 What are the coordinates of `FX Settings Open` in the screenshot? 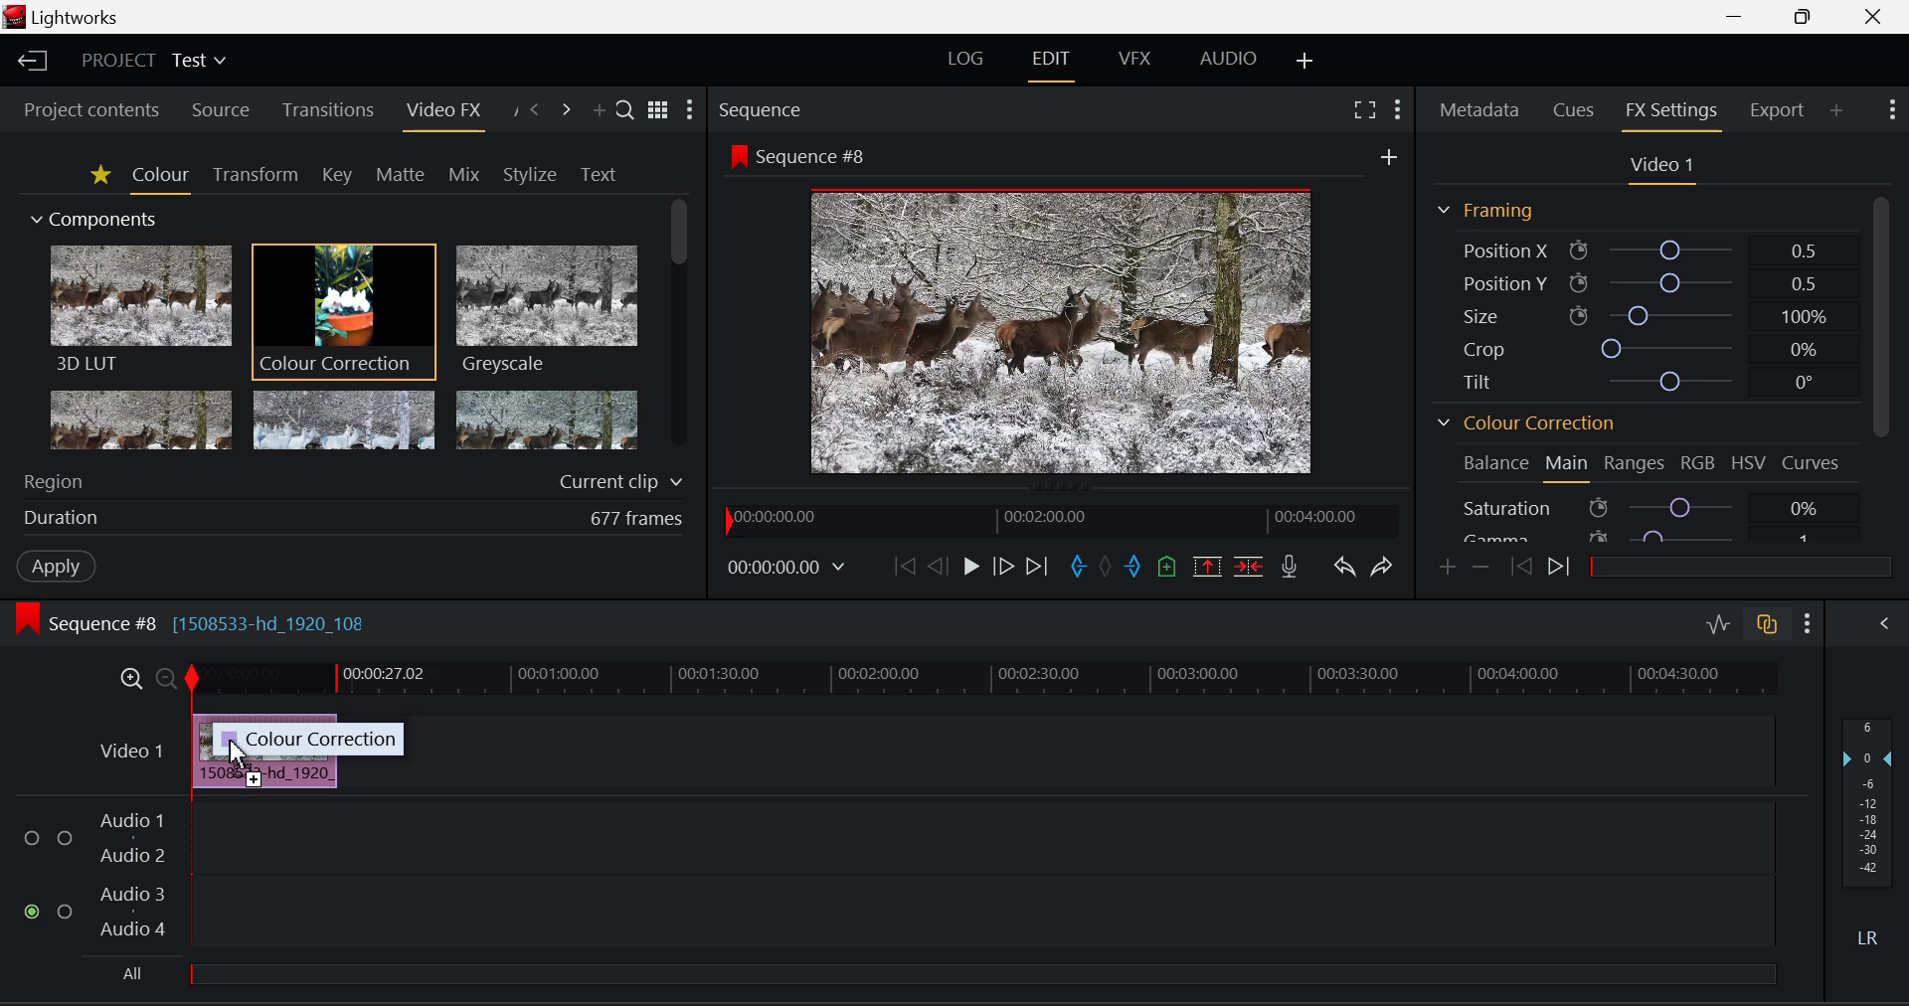 It's located at (1670, 112).